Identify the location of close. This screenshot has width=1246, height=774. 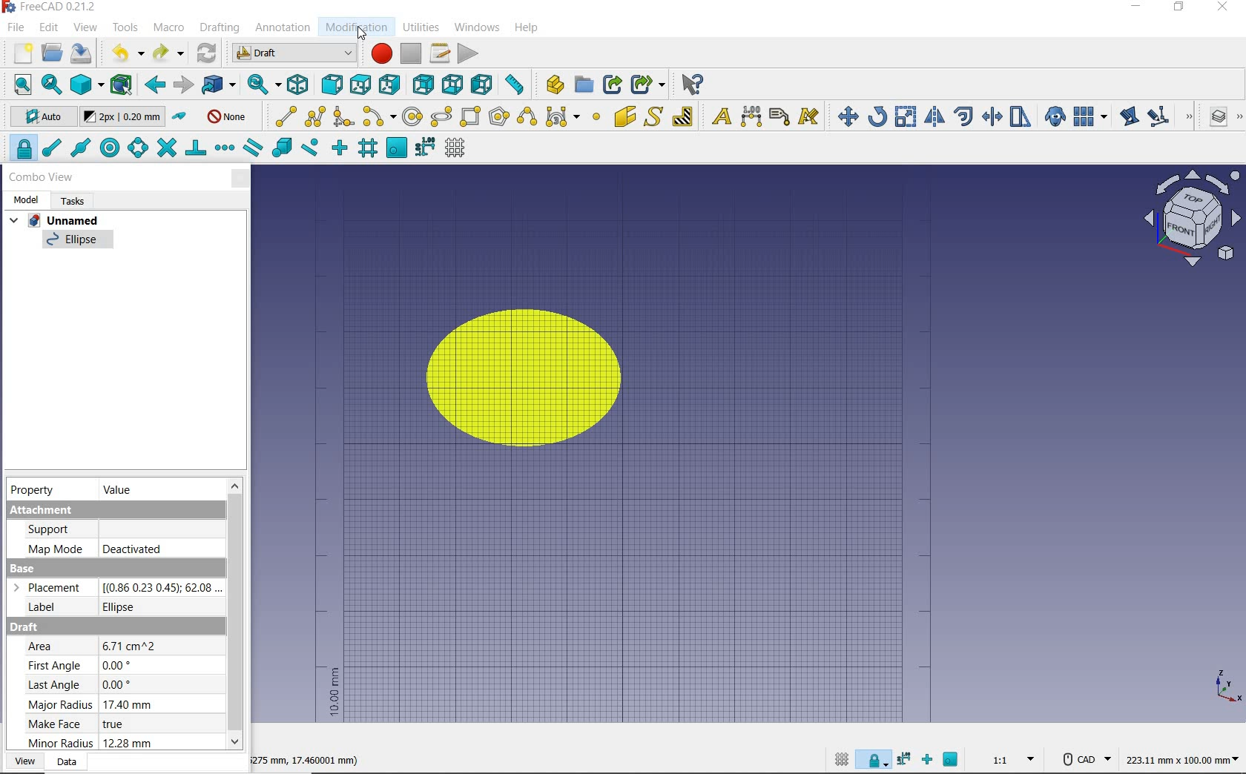
(241, 179).